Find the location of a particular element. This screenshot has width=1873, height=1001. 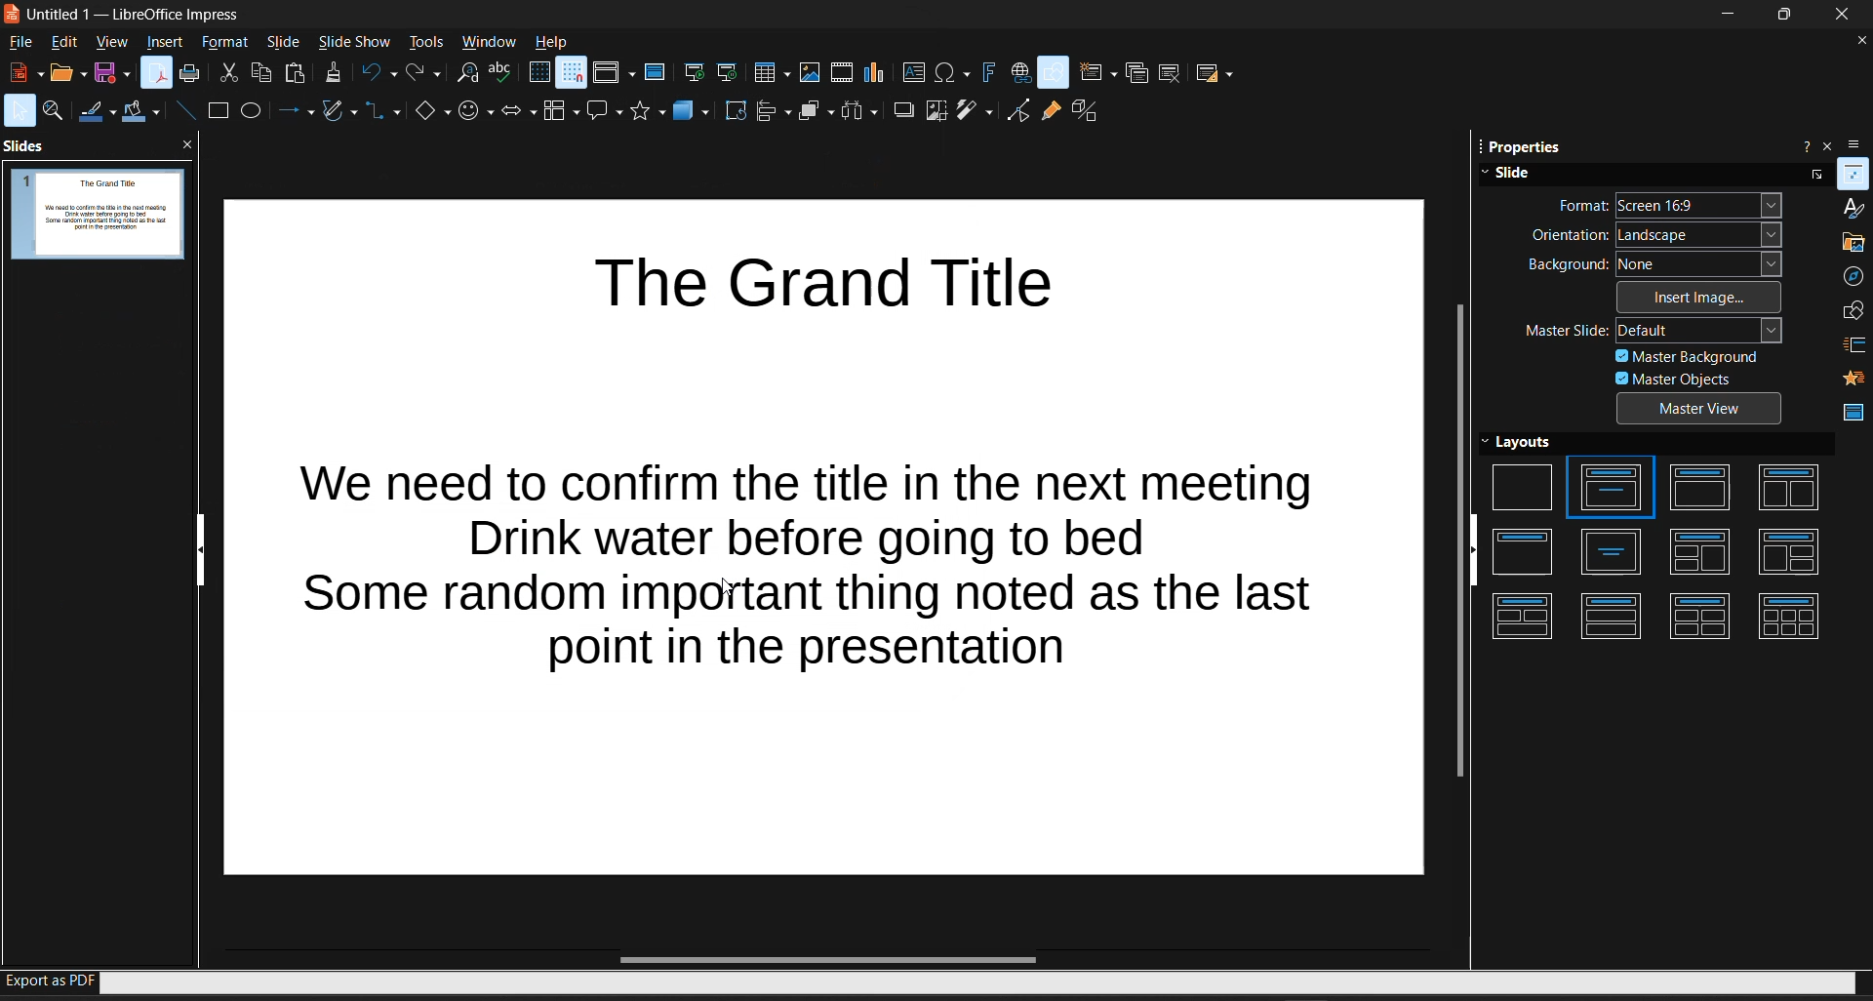

insert fontwork text is located at coordinates (987, 71).